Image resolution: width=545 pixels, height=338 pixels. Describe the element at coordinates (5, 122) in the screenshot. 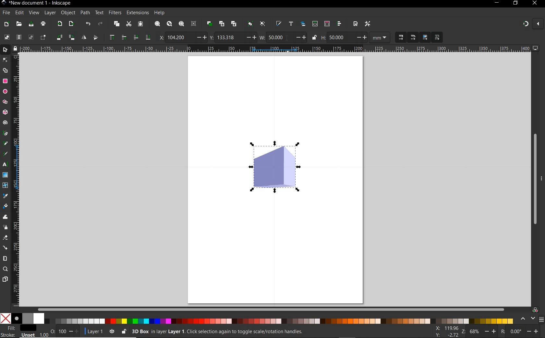

I see `spiral tool` at that location.